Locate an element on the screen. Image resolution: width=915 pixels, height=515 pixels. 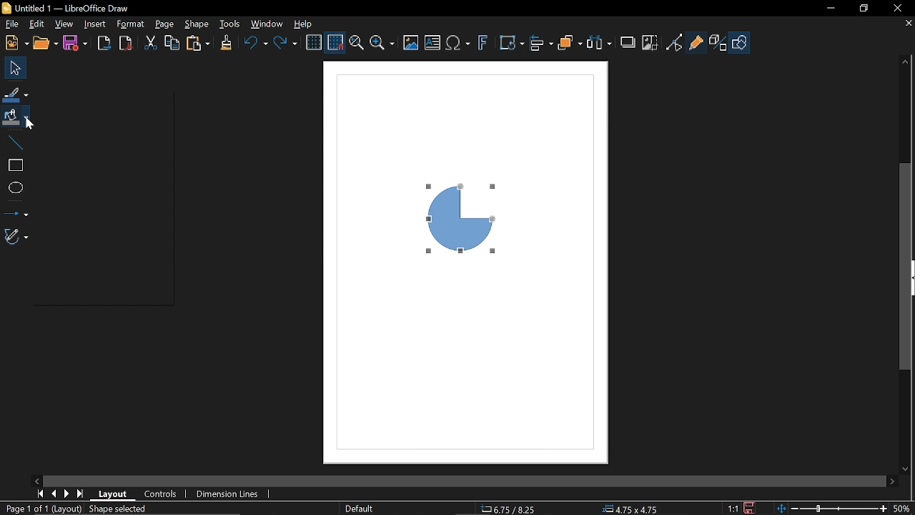
Shape is located at coordinates (197, 25).